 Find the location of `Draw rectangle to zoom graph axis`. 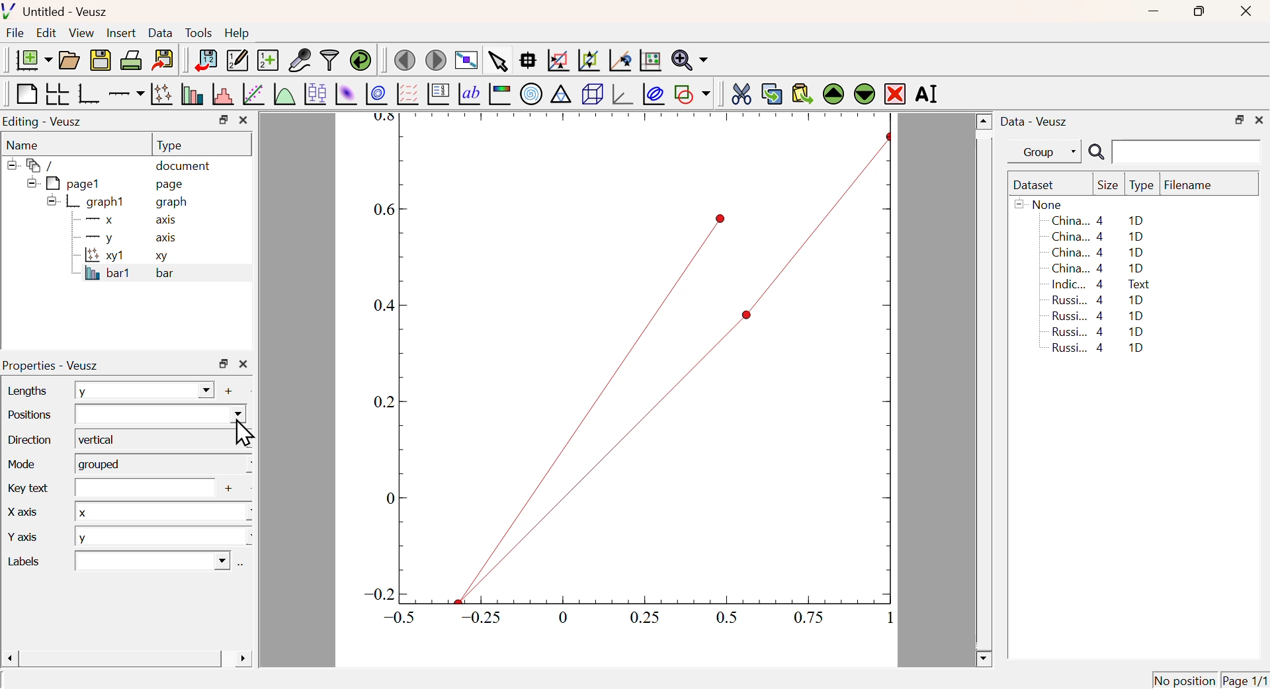

Draw rectangle to zoom graph axis is located at coordinates (557, 60).